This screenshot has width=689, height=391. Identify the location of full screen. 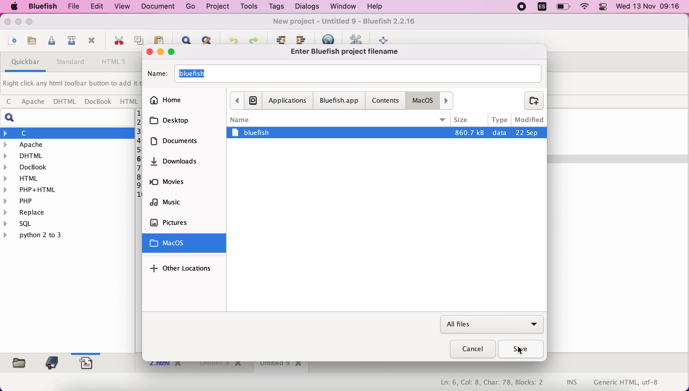
(386, 39).